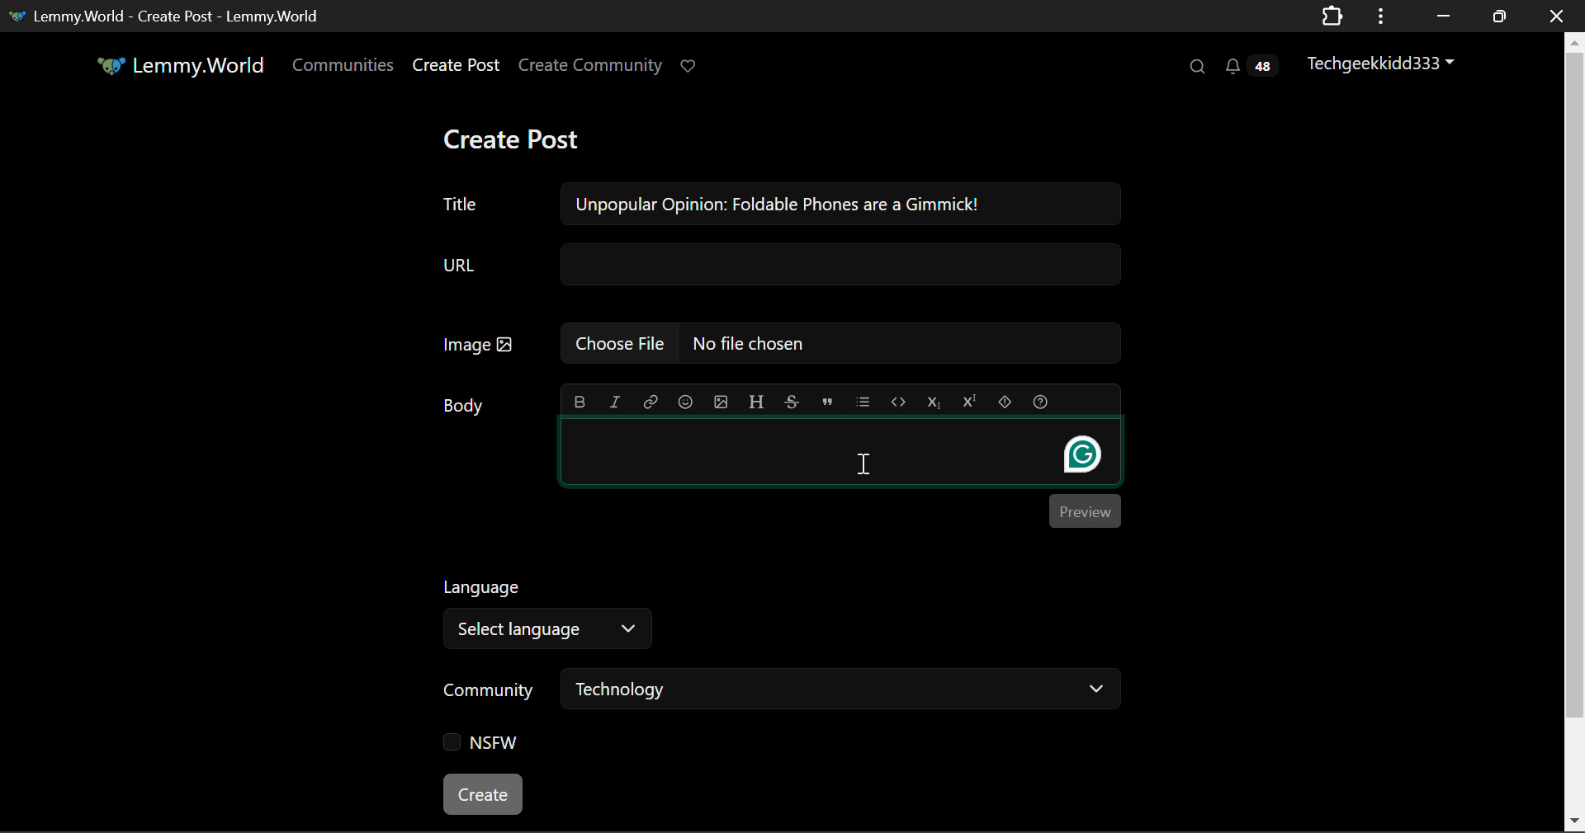 The image size is (1585, 833). I want to click on Techgeekkidd333, so click(1388, 62).